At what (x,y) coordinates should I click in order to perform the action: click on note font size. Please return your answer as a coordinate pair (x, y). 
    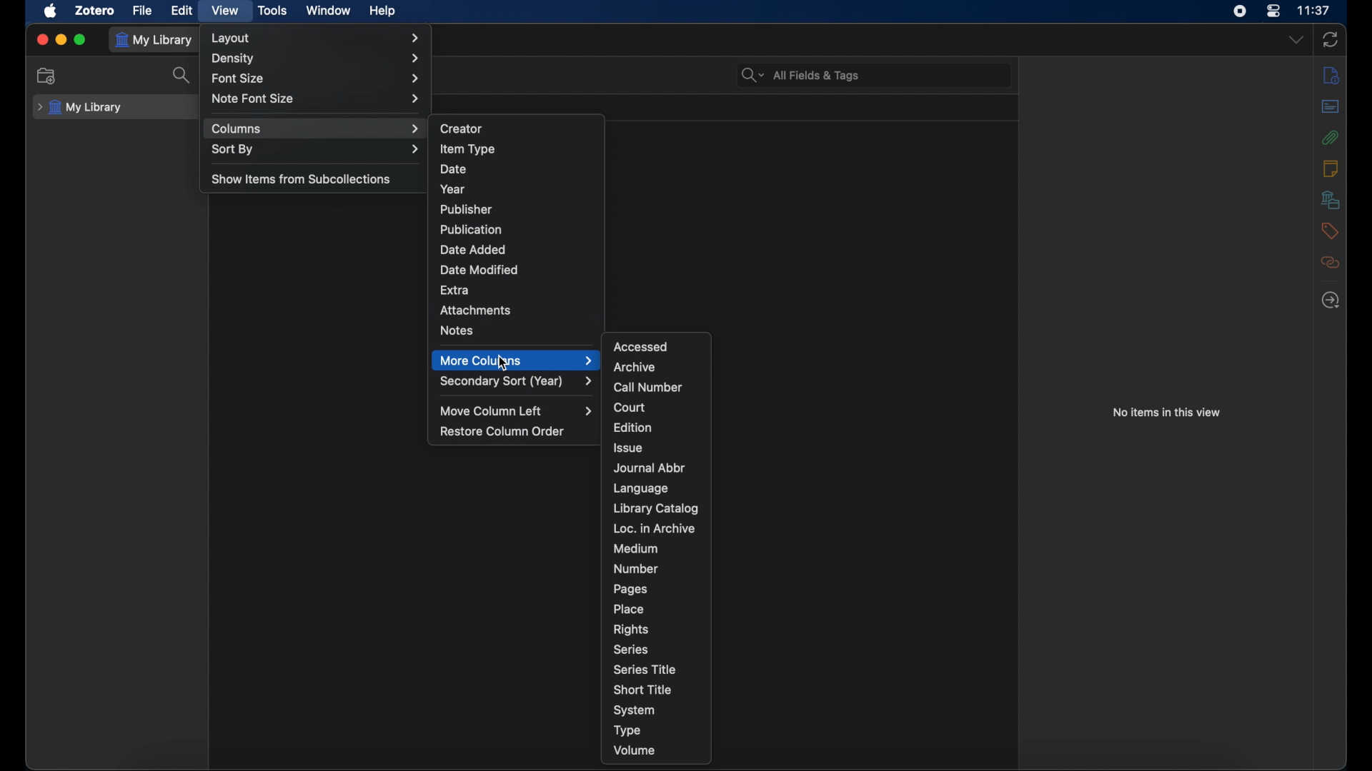
    Looking at the image, I should click on (317, 99).